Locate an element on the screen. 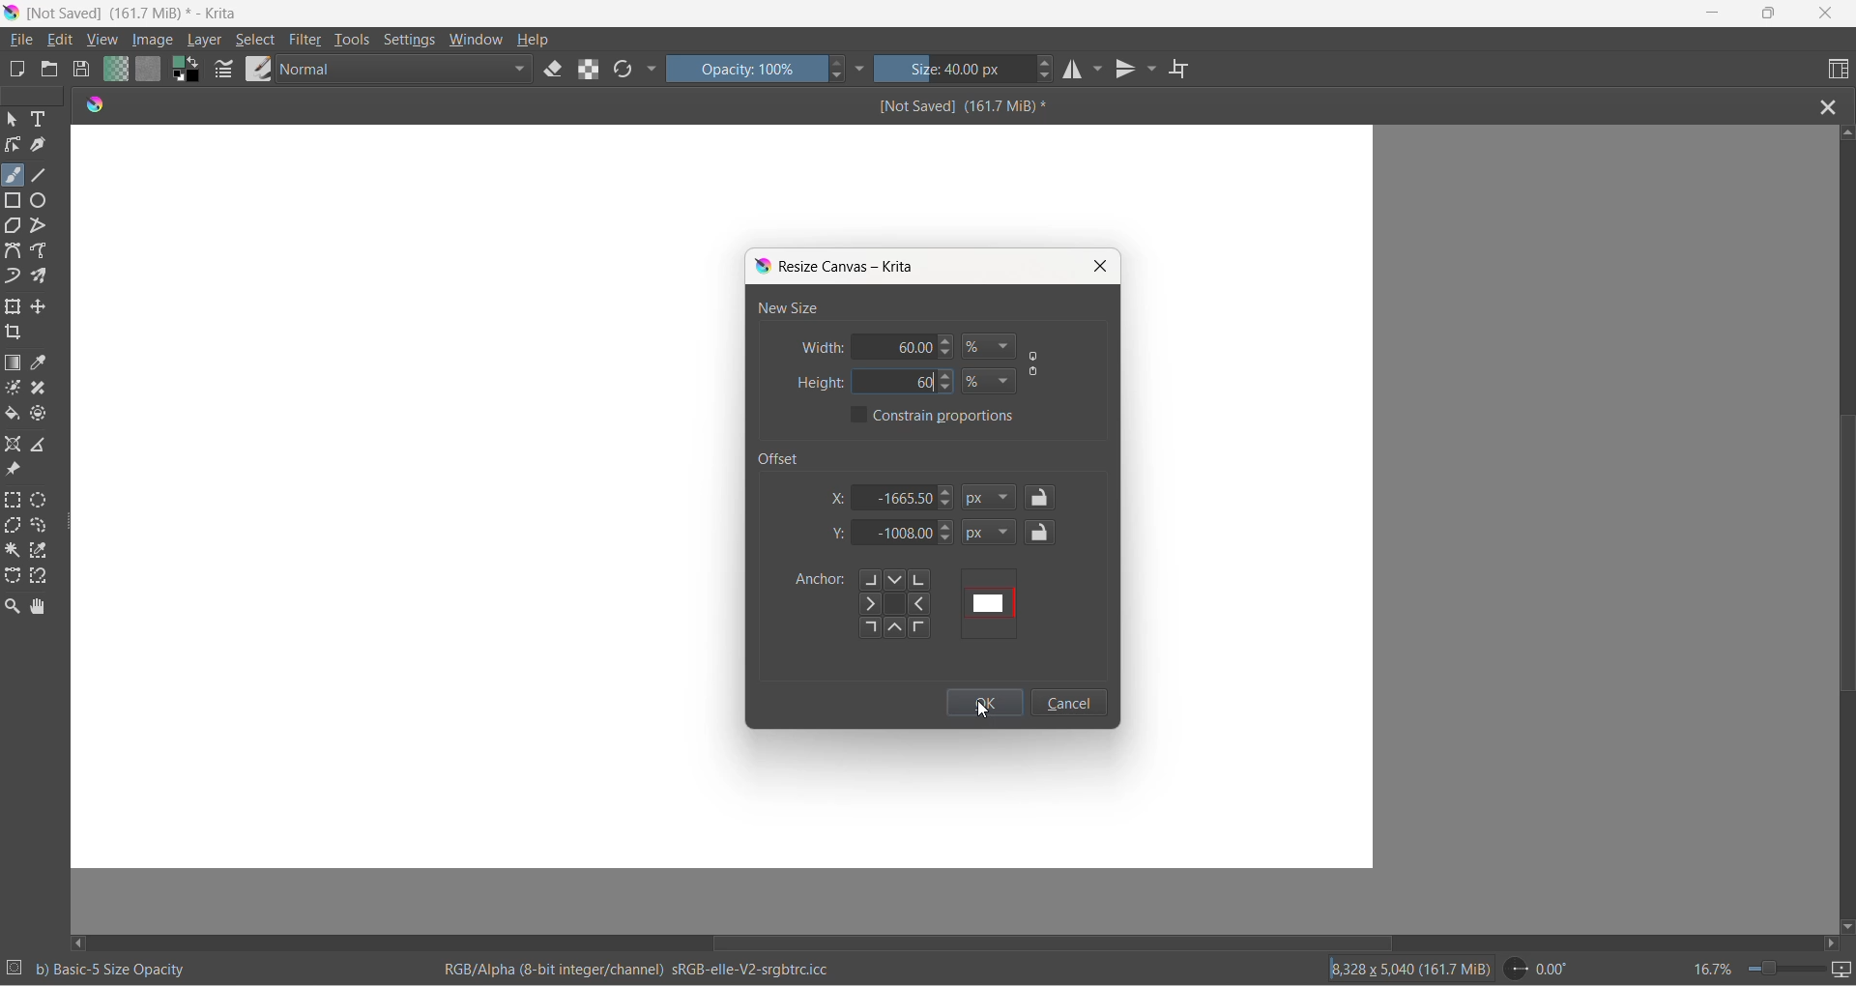 This screenshot has width=1856, height=986. slideshow is located at coordinates (1843, 970).